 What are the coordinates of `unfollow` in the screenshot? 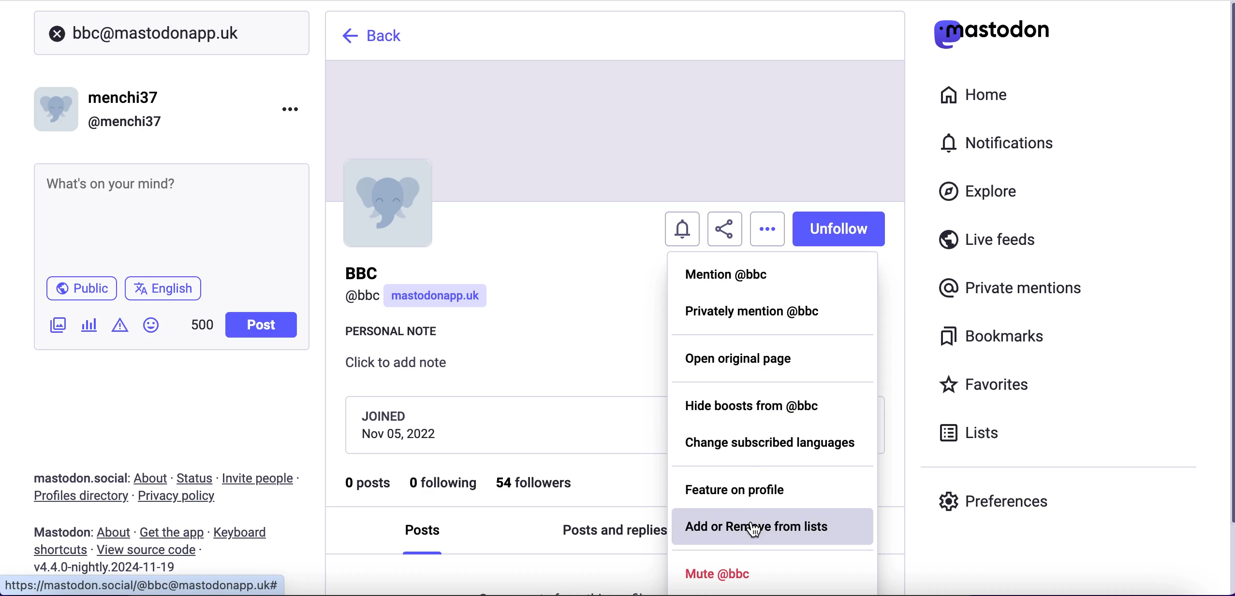 It's located at (838, 229).